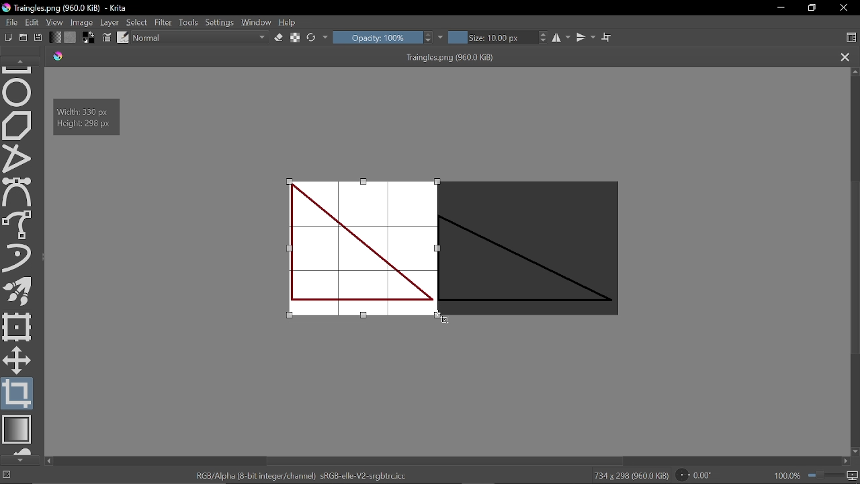 The image size is (860, 484). Describe the element at coordinates (451, 318) in the screenshot. I see `Cursor` at that location.